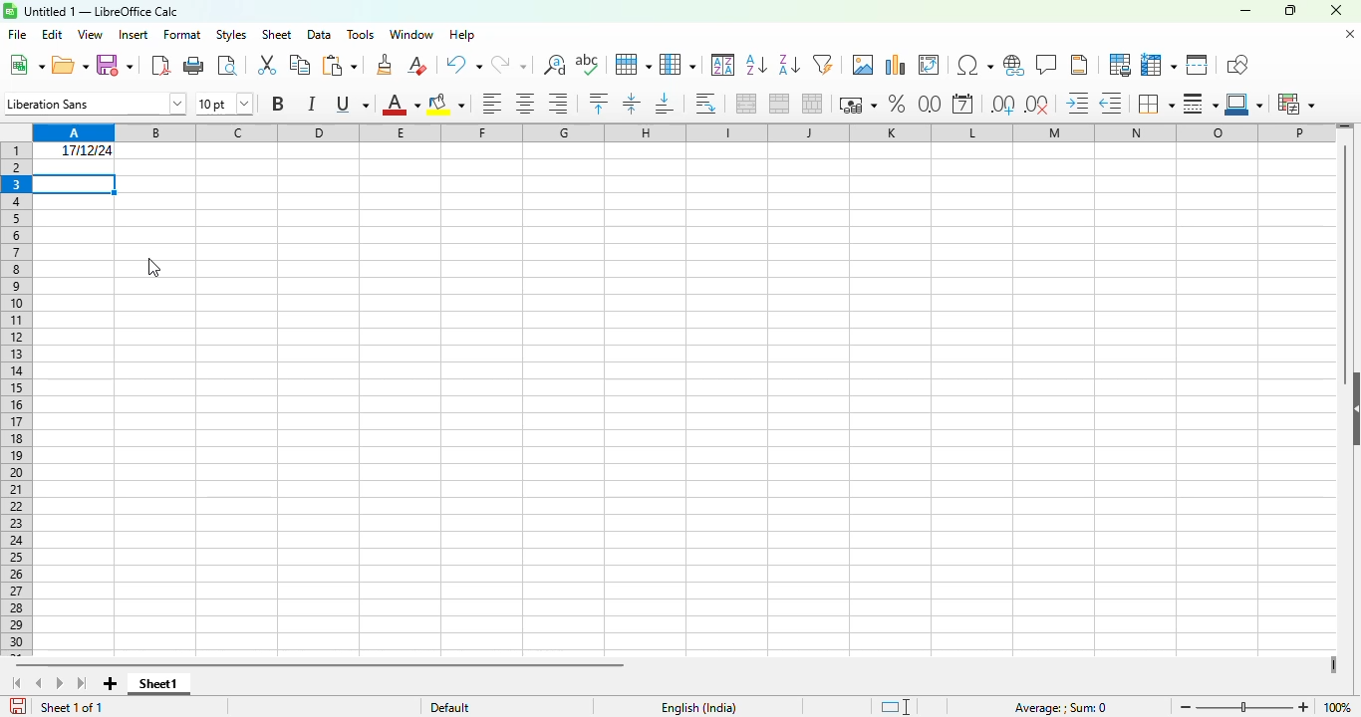 This screenshot has height=717, width=1361. I want to click on show draw functions, so click(1235, 64).